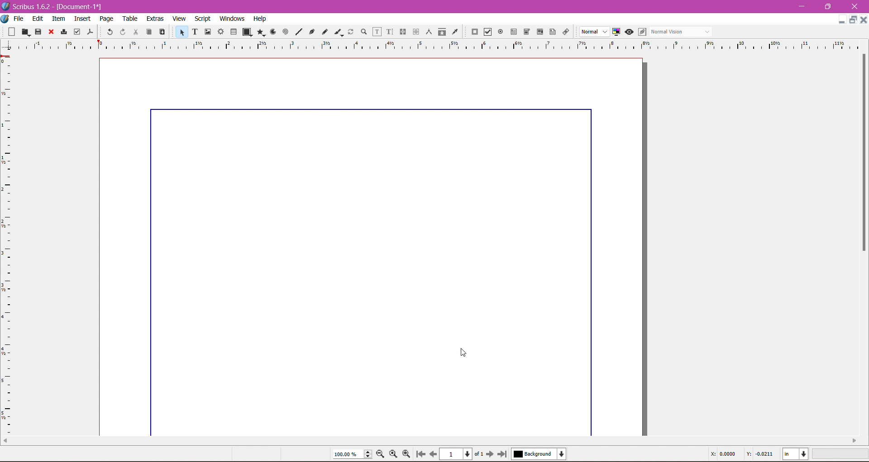  Describe the element at coordinates (272, 32) in the screenshot. I see `Arc` at that location.